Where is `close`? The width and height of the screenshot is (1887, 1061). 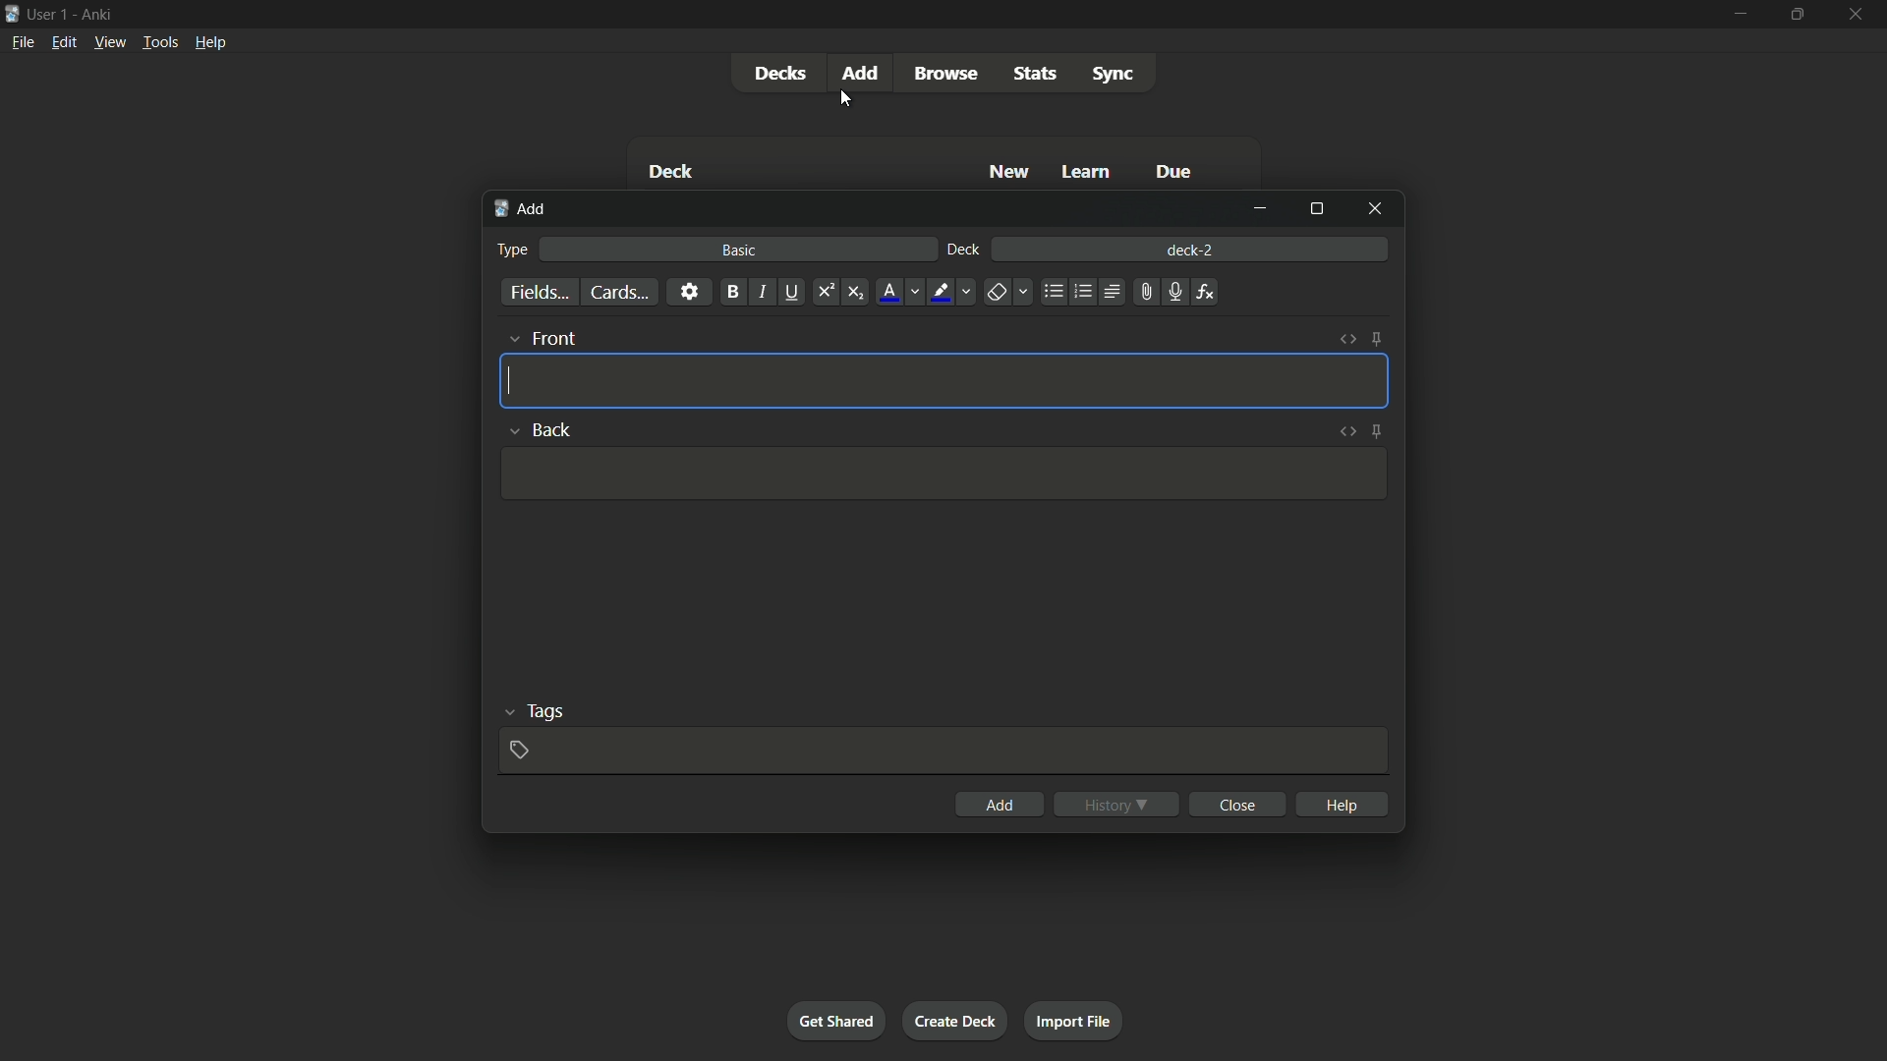
close is located at coordinates (1236, 805).